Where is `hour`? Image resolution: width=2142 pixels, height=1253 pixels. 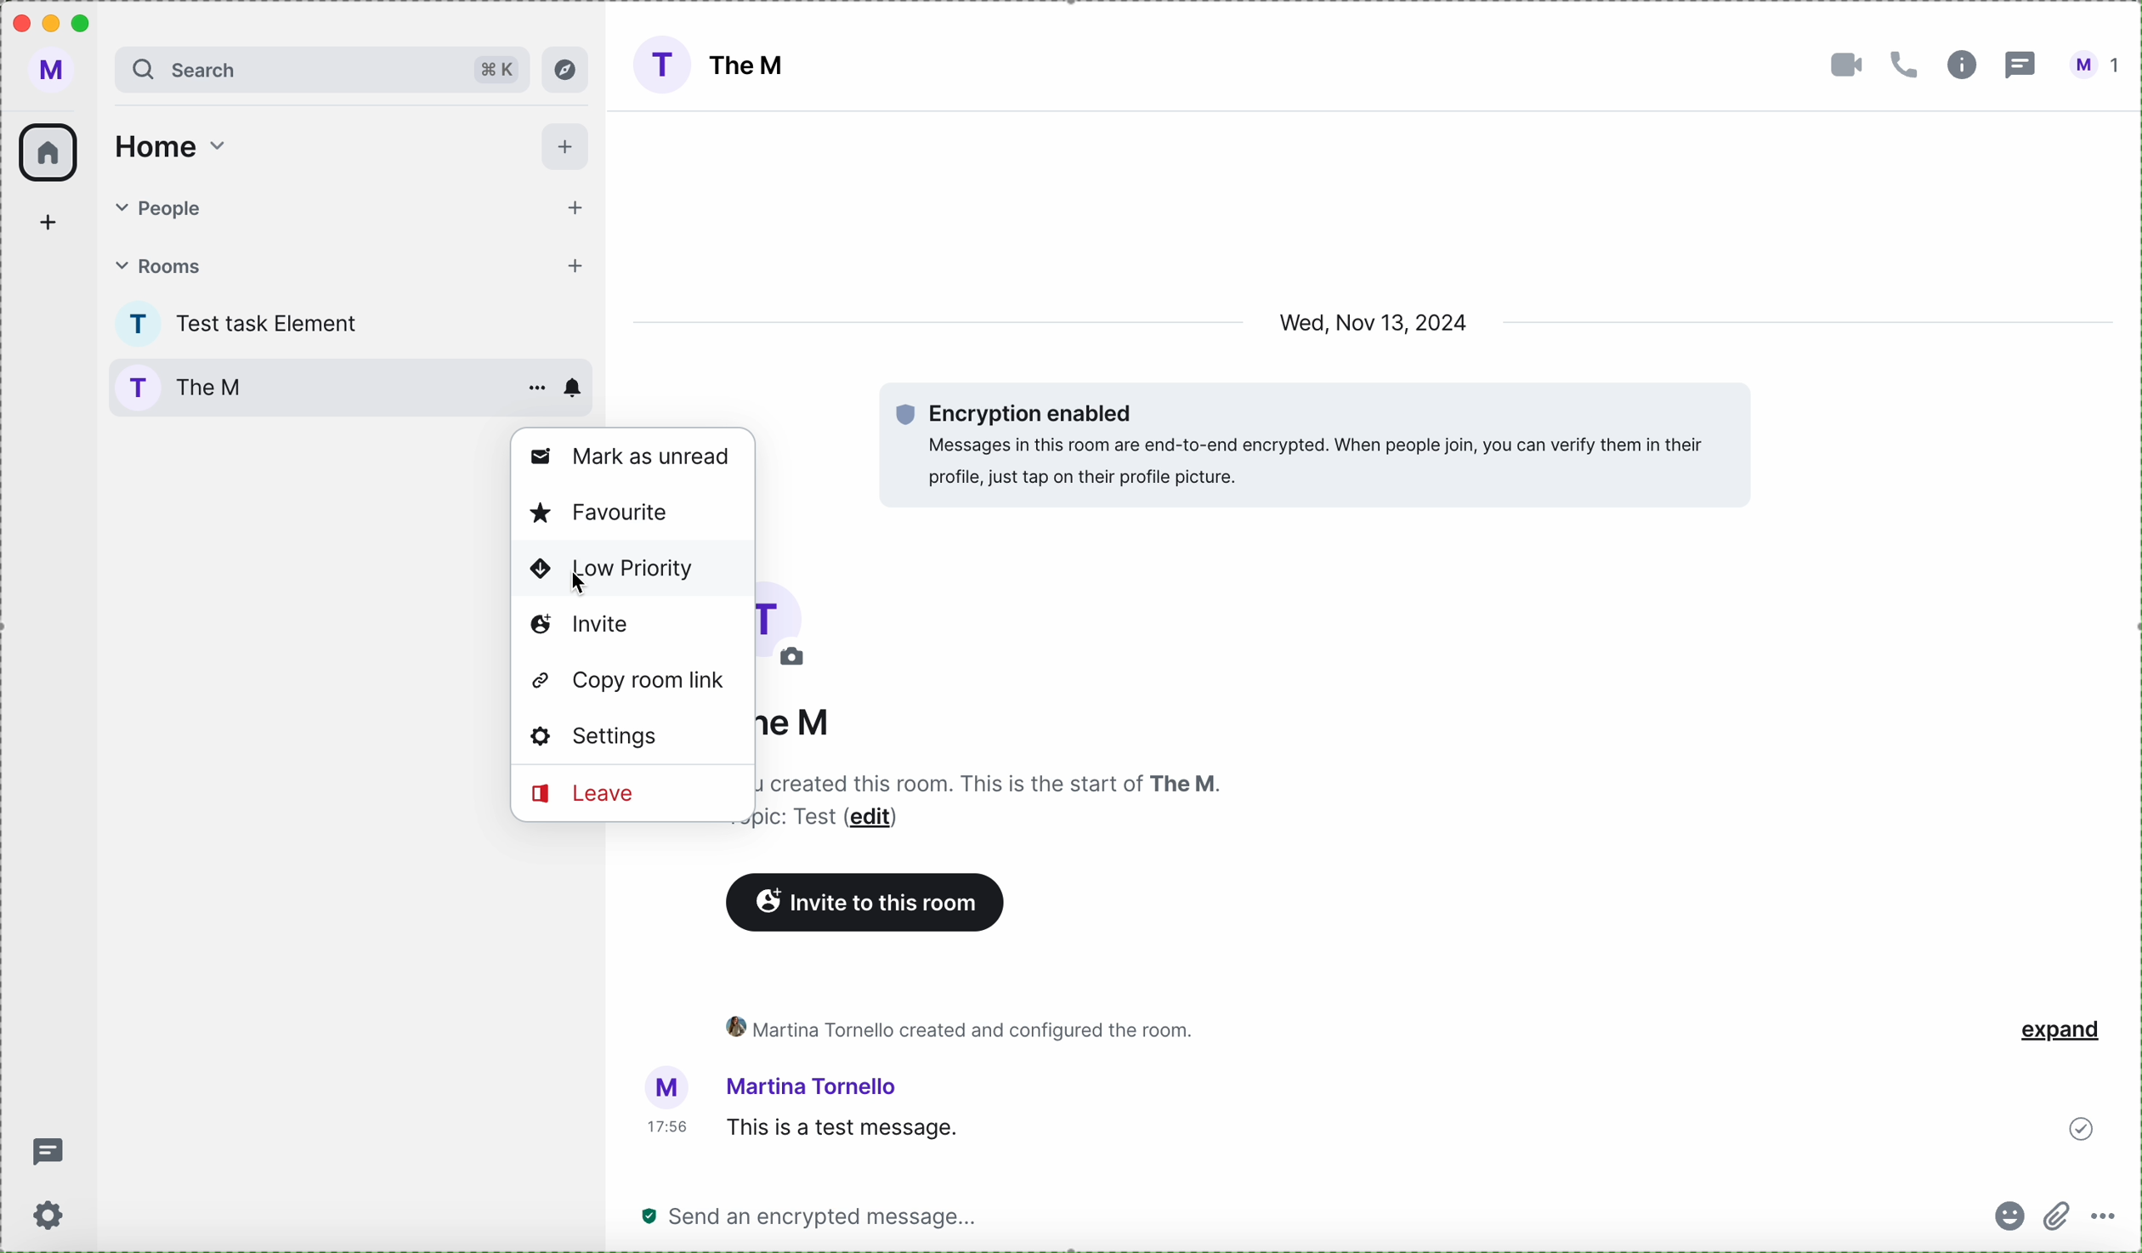
hour is located at coordinates (664, 1131).